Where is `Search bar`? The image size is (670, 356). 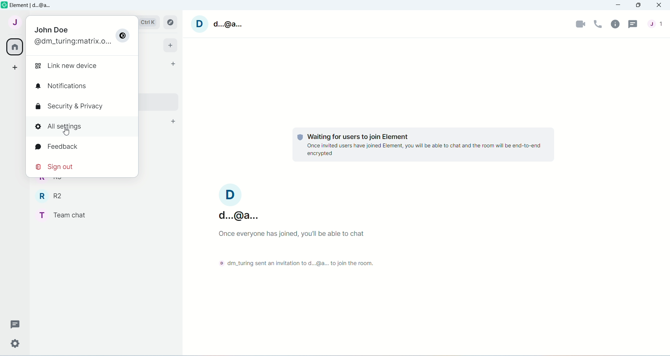
Search bar is located at coordinates (151, 22).